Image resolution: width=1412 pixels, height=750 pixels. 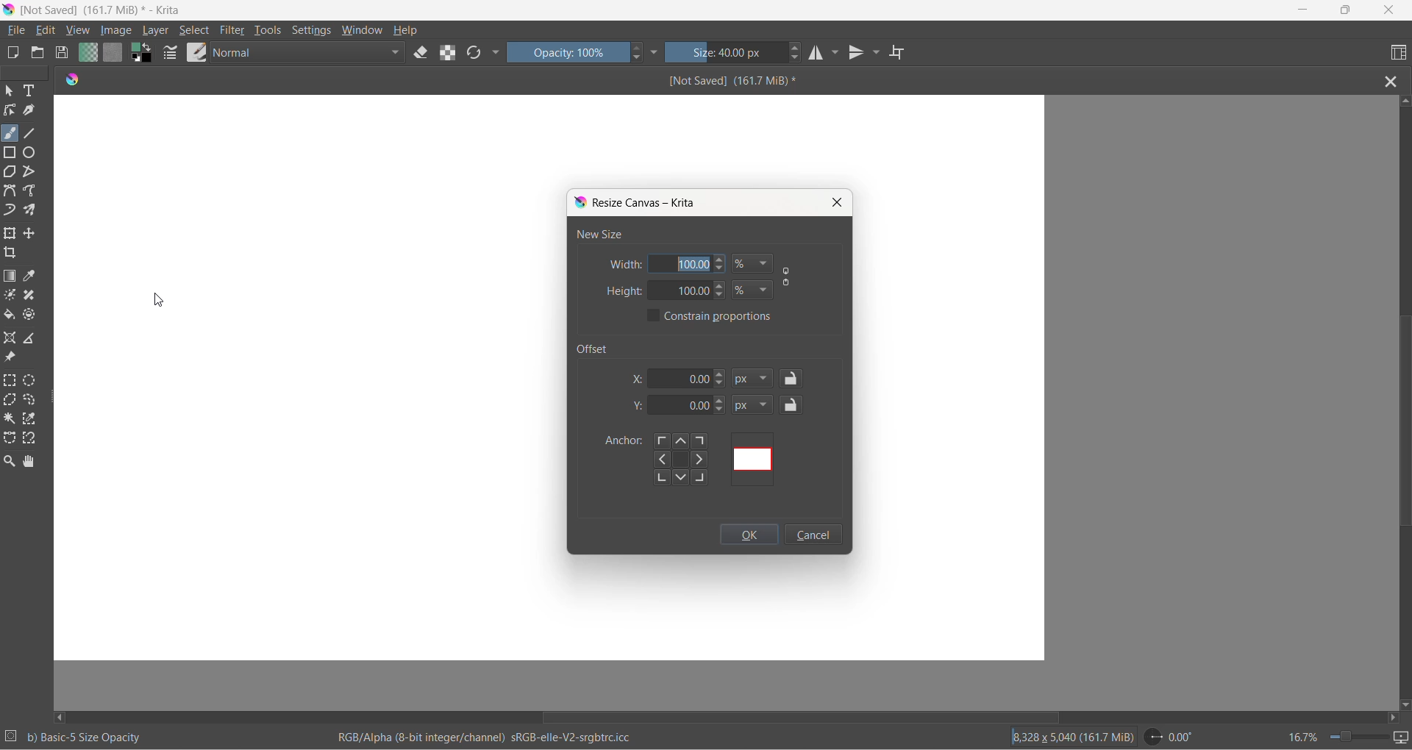 What do you see at coordinates (624, 291) in the screenshot?
I see `height` at bounding box center [624, 291].